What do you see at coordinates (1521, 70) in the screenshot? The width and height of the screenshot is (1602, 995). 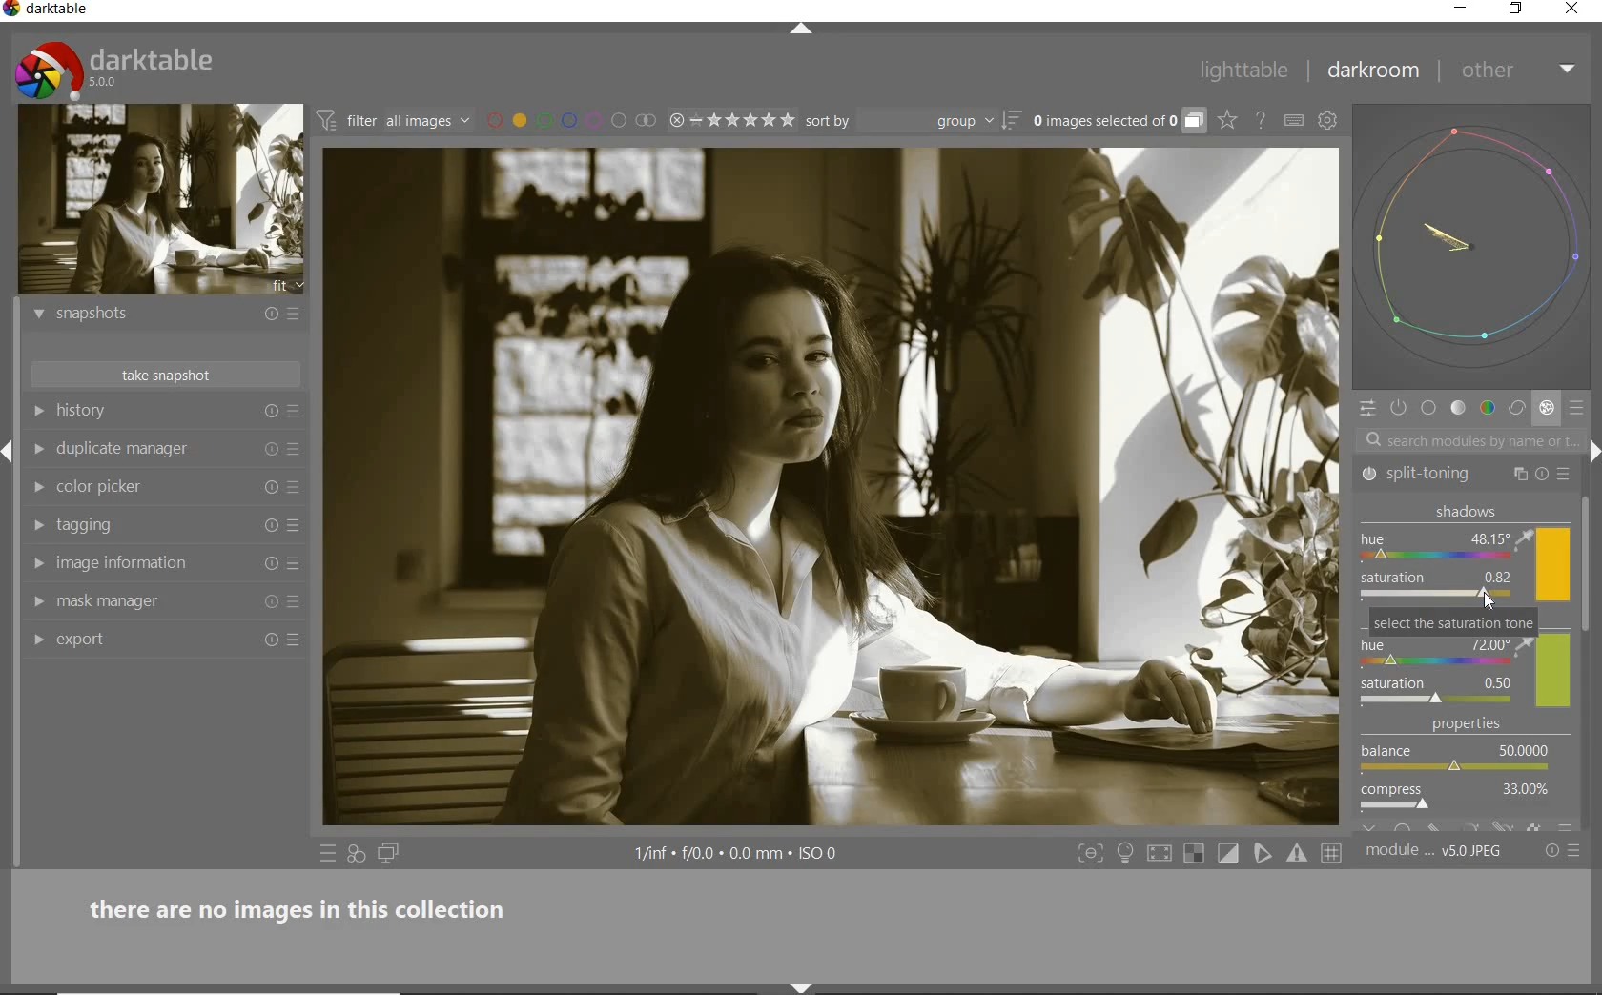 I see `other` at bounding box center [1521, 70].